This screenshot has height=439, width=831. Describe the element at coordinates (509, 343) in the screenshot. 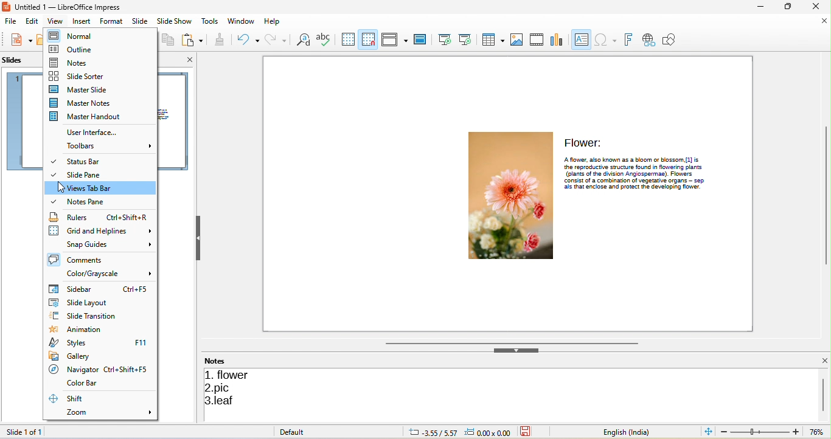

I see `horizontal scroll bar` at that location.